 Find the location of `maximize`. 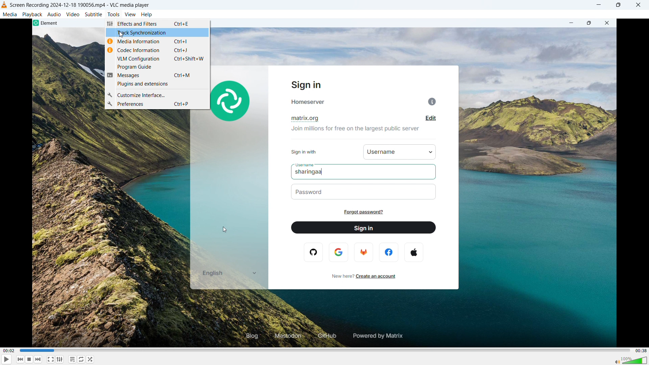

maximize is located at coordinates (619, 5).